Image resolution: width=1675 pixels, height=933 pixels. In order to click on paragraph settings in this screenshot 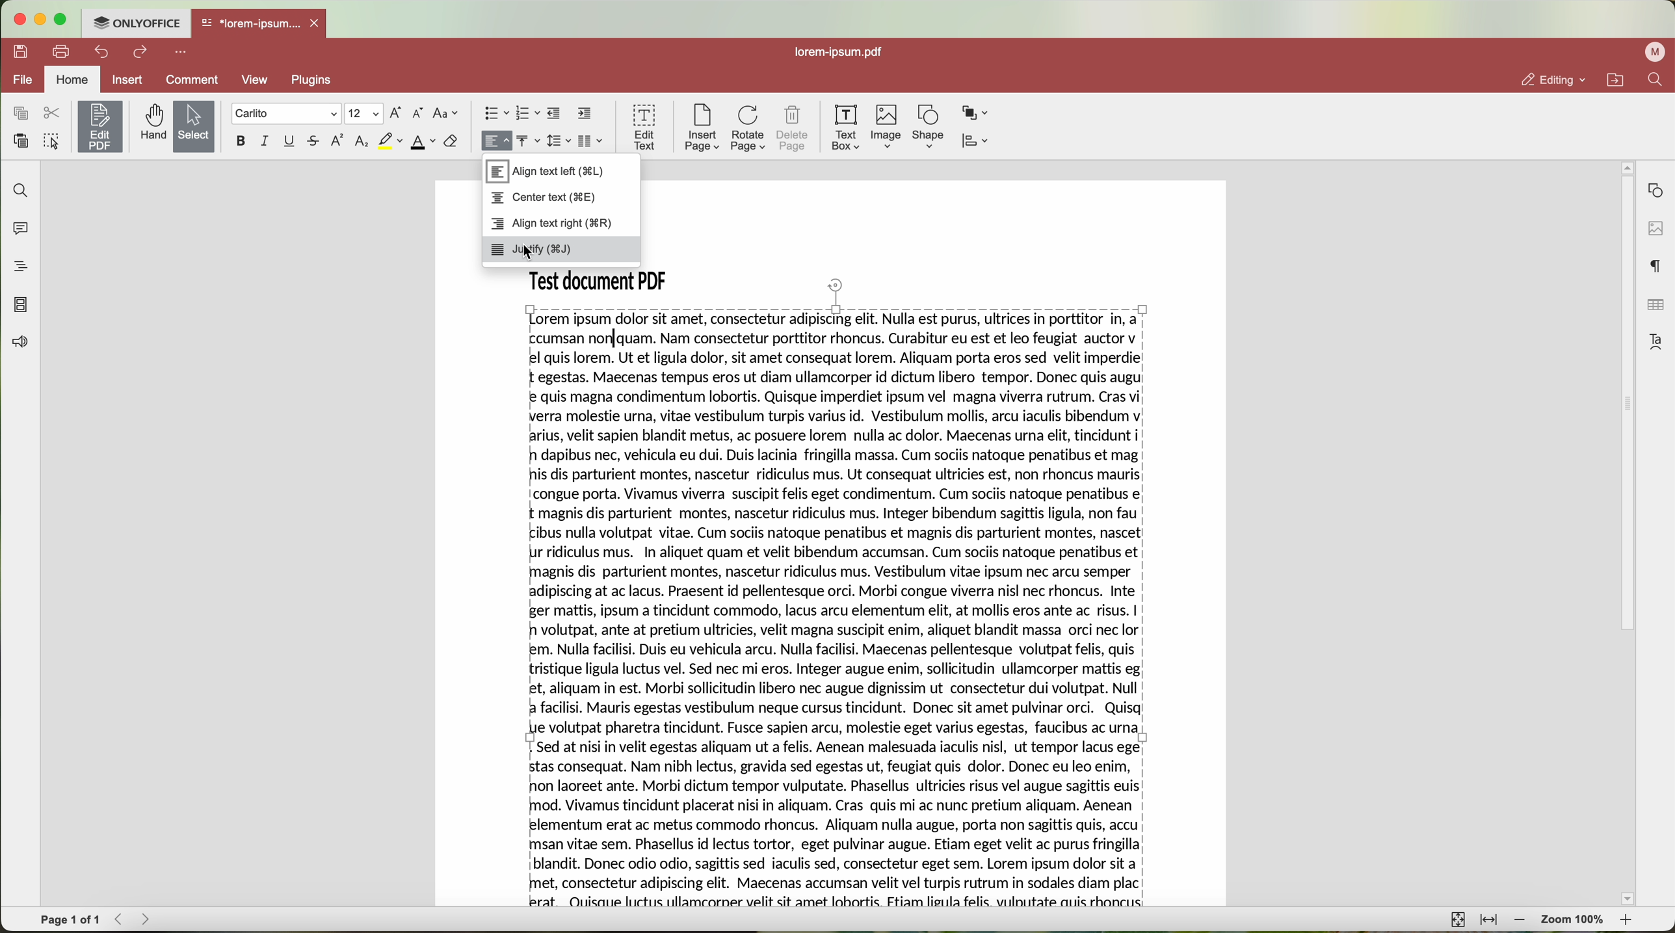, I will do `click(1657, 265)`.